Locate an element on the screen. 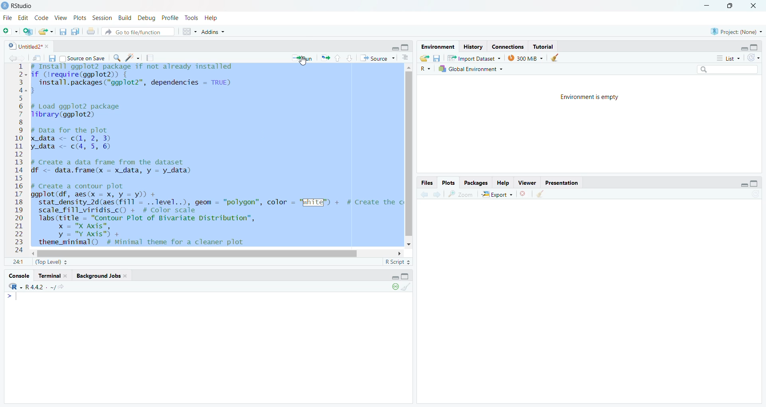 This screenshot has height=407, width=766. load workspace is located at coordinates (425, 58).